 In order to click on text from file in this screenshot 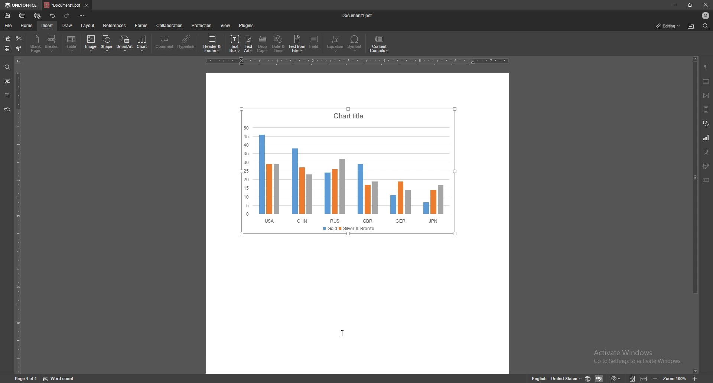, I will do `click(298, 43)`.